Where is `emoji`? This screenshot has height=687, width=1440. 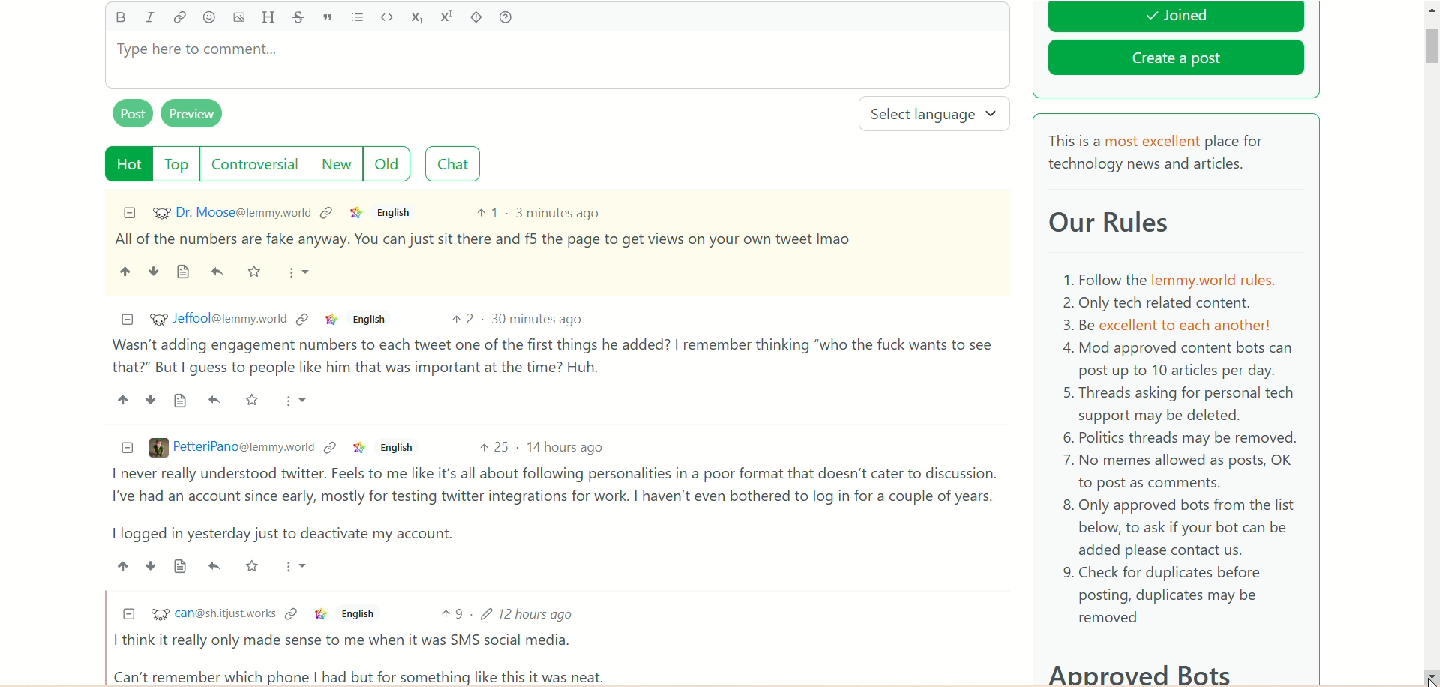
emoji is located at coordinates (209, 18).